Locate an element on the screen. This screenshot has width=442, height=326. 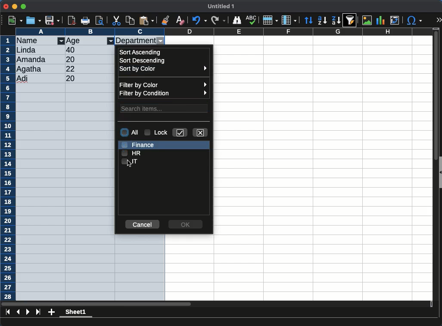
rows is located at coordinates (270, 20).